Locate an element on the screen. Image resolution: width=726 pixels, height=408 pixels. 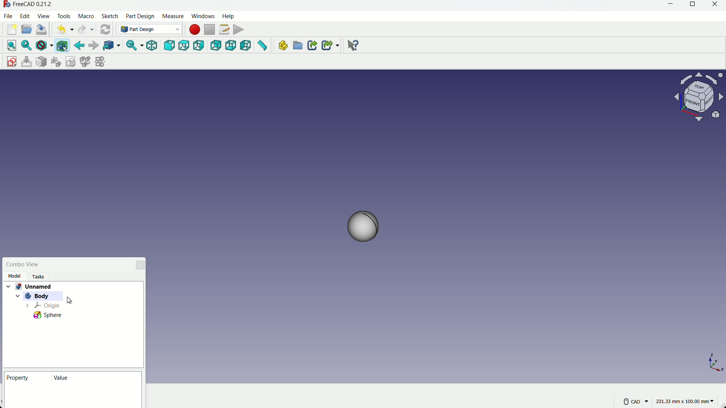
isometric view is located at coordinates (151, 45).